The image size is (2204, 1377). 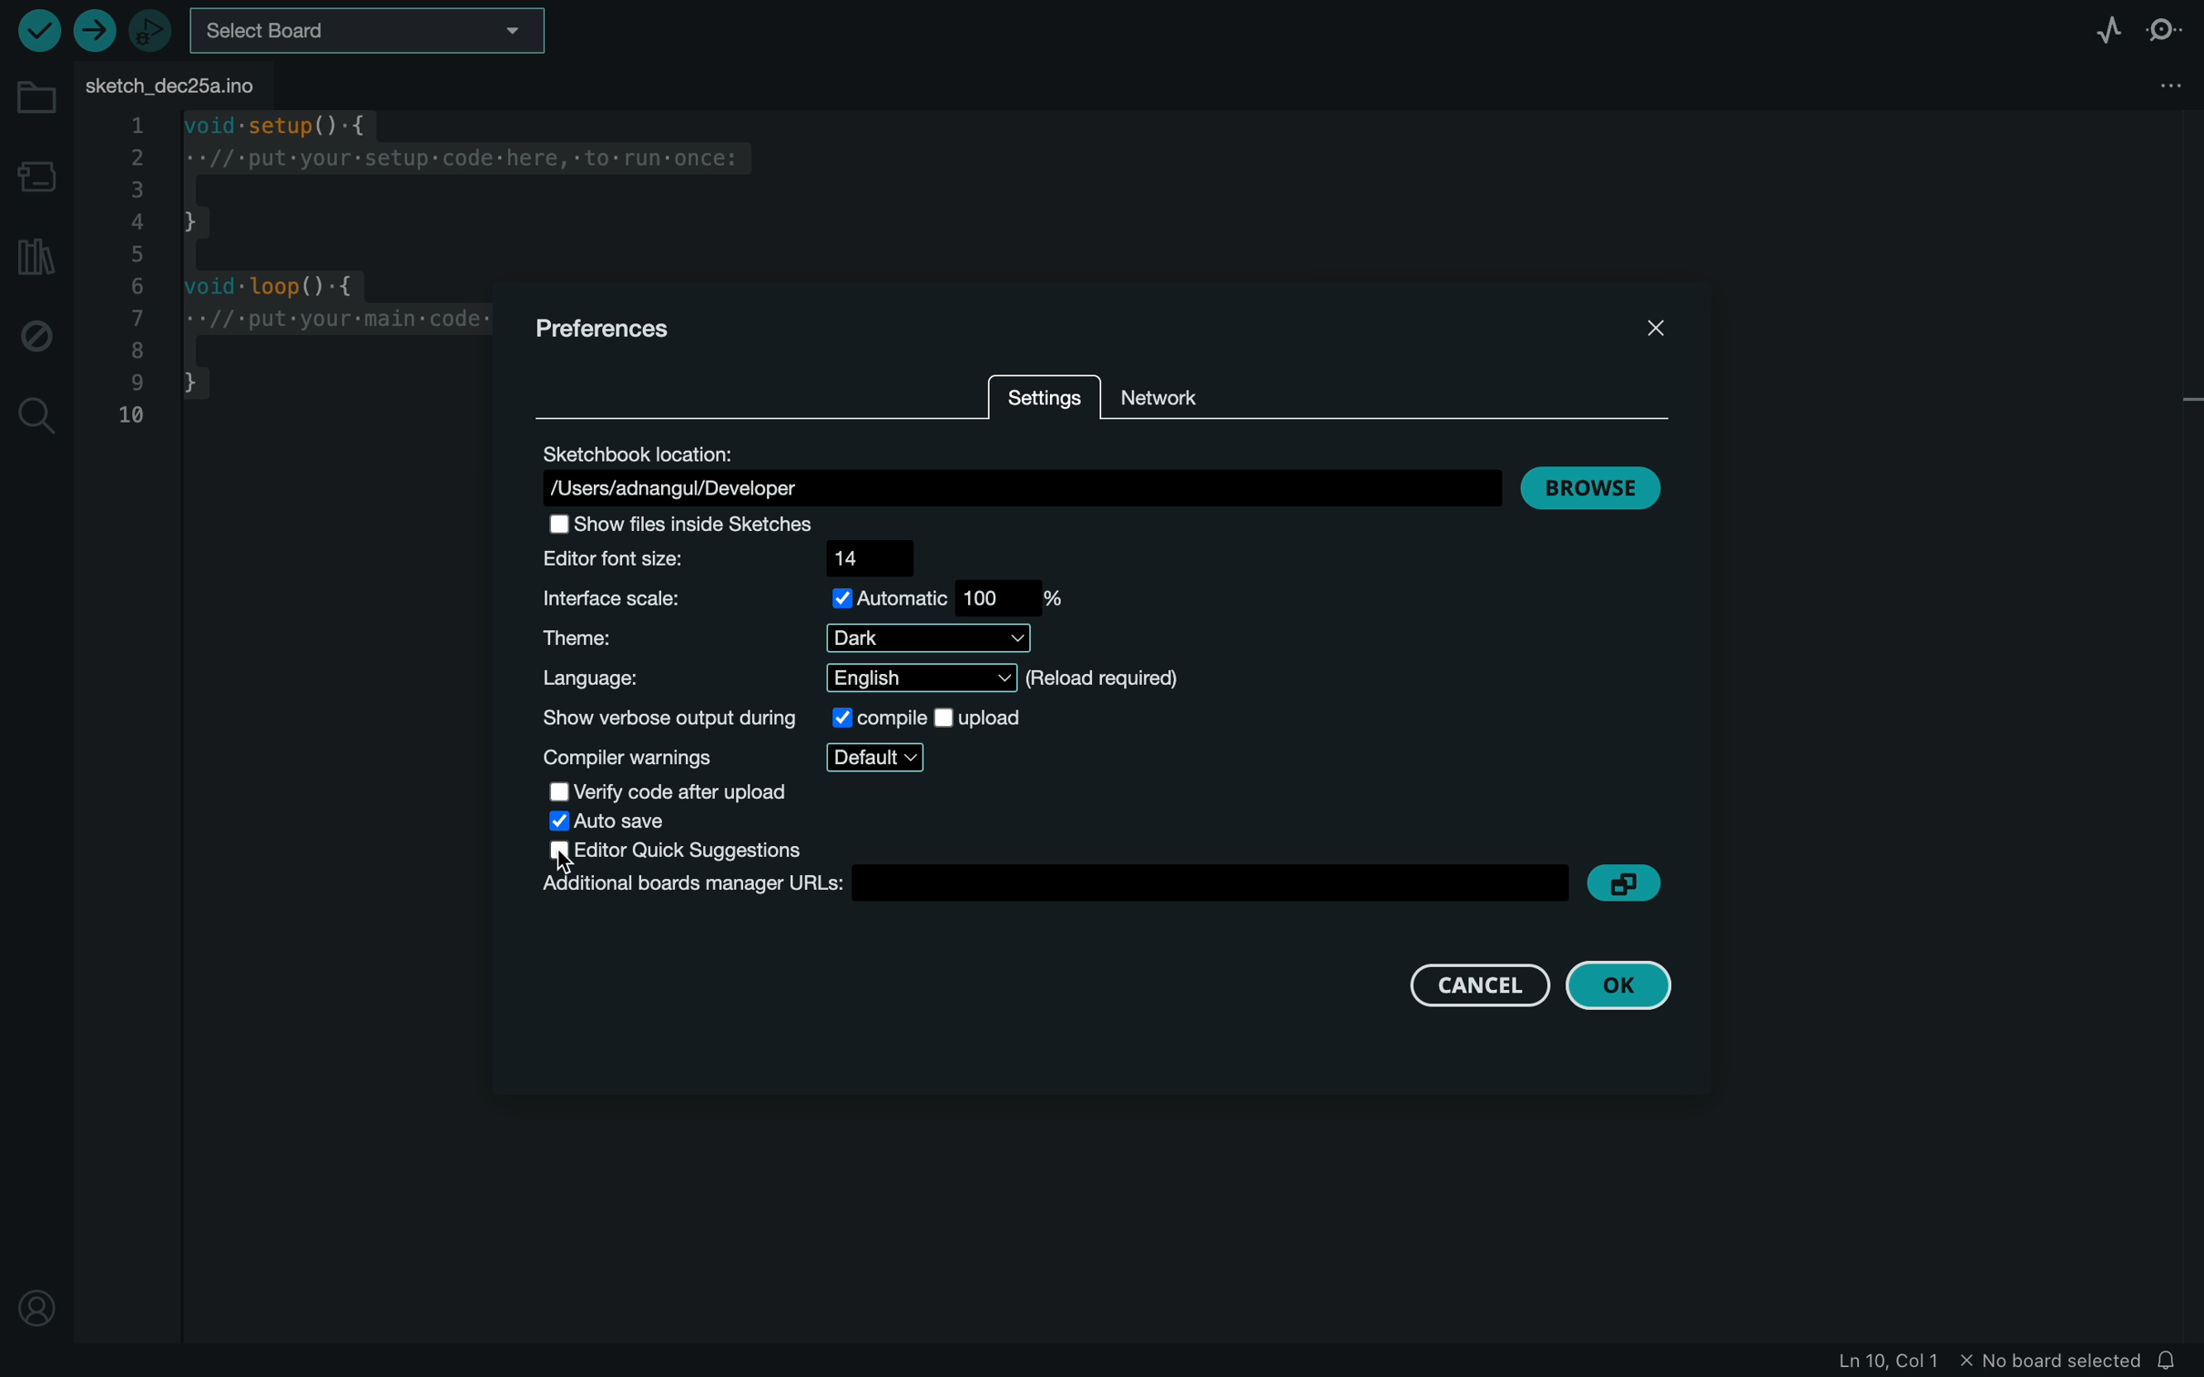 I want to click on settings, so click(x=1043, y=401).